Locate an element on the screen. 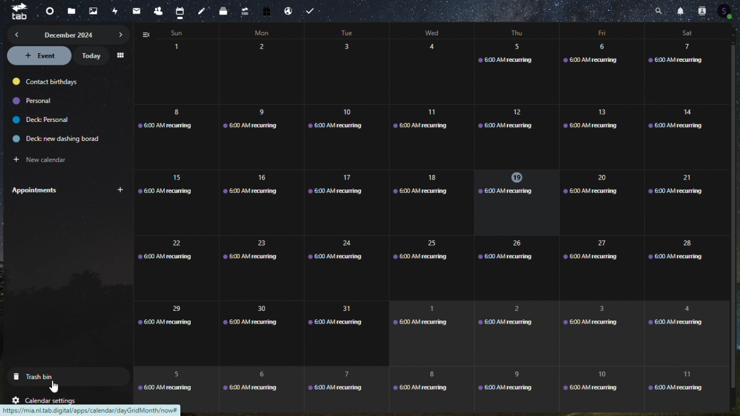  menu is located at coordinates (121, 55).